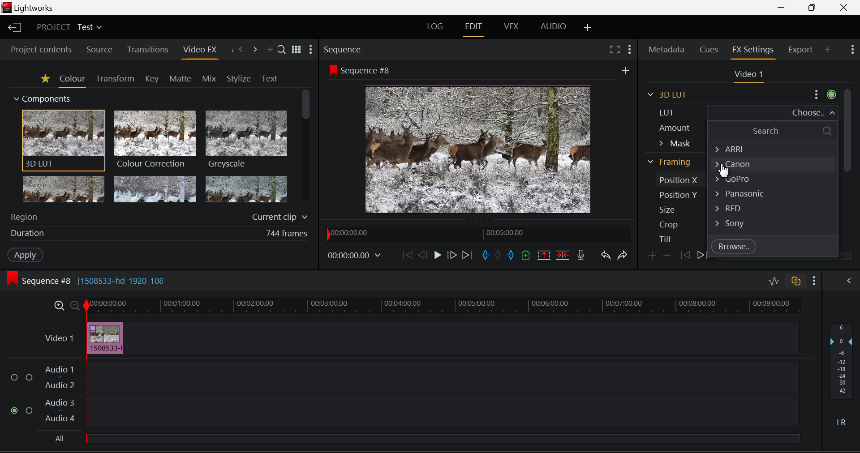 The image size is (860, 453). What do you see at coordinates (305, 147) in the screenshot?
I see `Scroll Bar` at bounding box center [305, 147].